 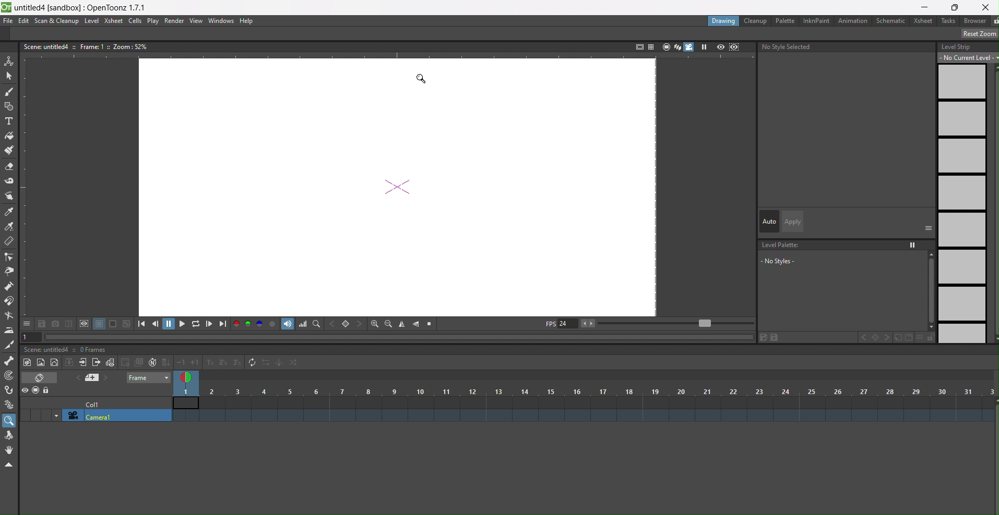 What do you see at coordinates (9, 212) in the screenshot?
I see `` at bounding box center [9, 212].